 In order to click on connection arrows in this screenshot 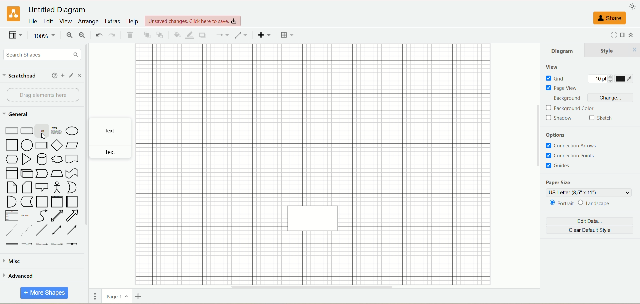, I will do `click(573, 145)`.